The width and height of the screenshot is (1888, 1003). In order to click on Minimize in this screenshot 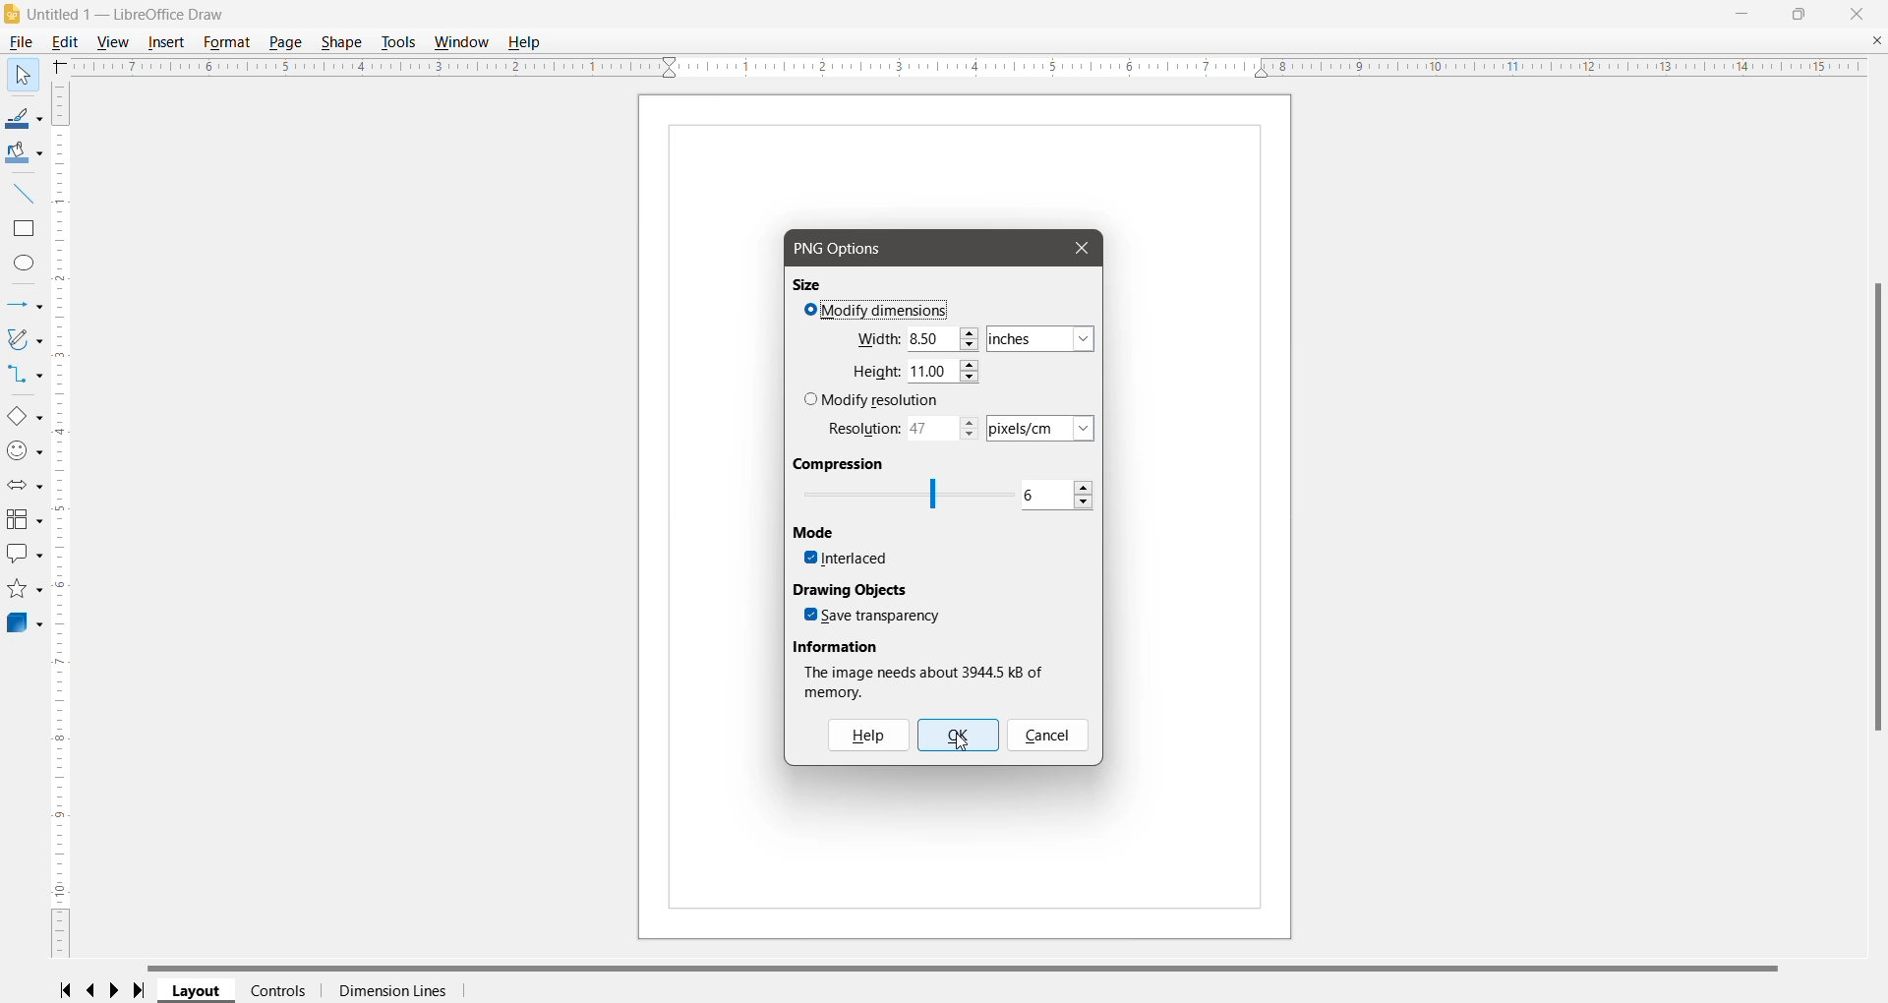, I will do `click(1741, 12)`.